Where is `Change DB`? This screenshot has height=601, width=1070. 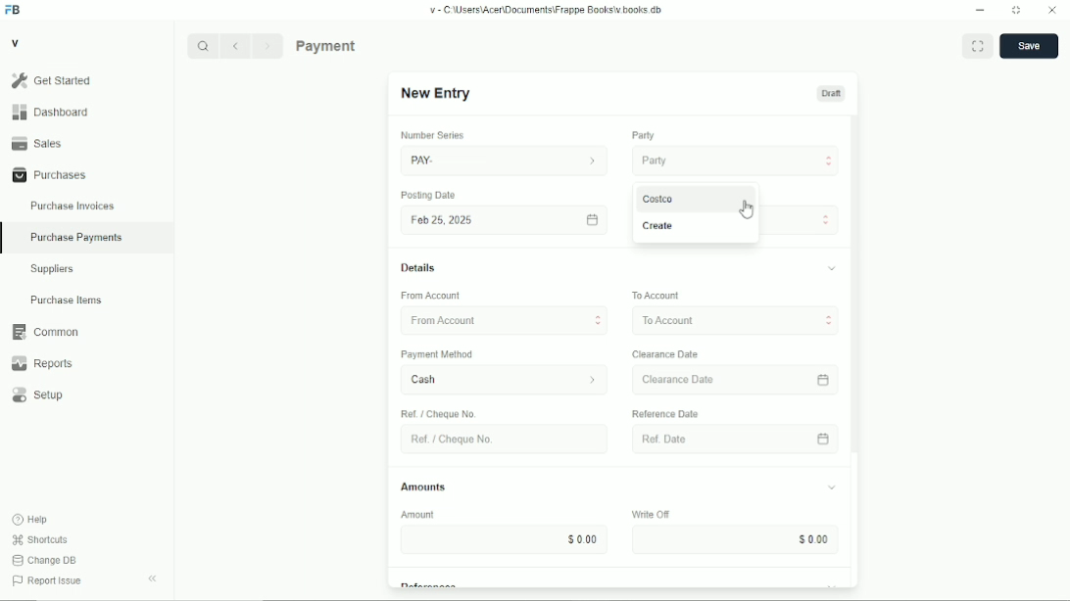
Change DB is located at coordinates (45, 561).